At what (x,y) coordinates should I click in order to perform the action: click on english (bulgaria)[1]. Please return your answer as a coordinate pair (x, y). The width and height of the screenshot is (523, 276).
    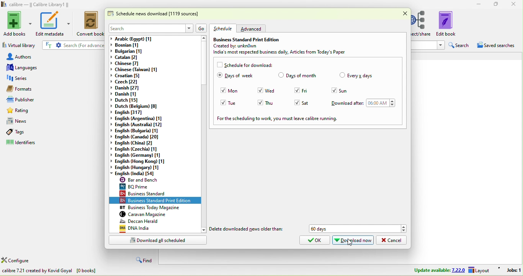
    Looking at the image, I should click on (139, 131).